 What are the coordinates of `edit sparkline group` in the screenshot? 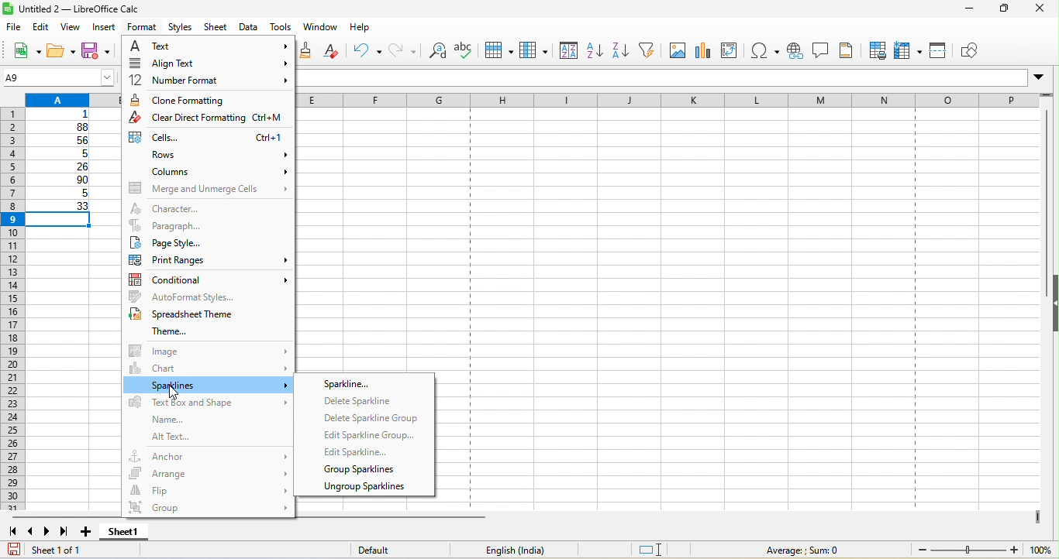 It's located at (367, 434).